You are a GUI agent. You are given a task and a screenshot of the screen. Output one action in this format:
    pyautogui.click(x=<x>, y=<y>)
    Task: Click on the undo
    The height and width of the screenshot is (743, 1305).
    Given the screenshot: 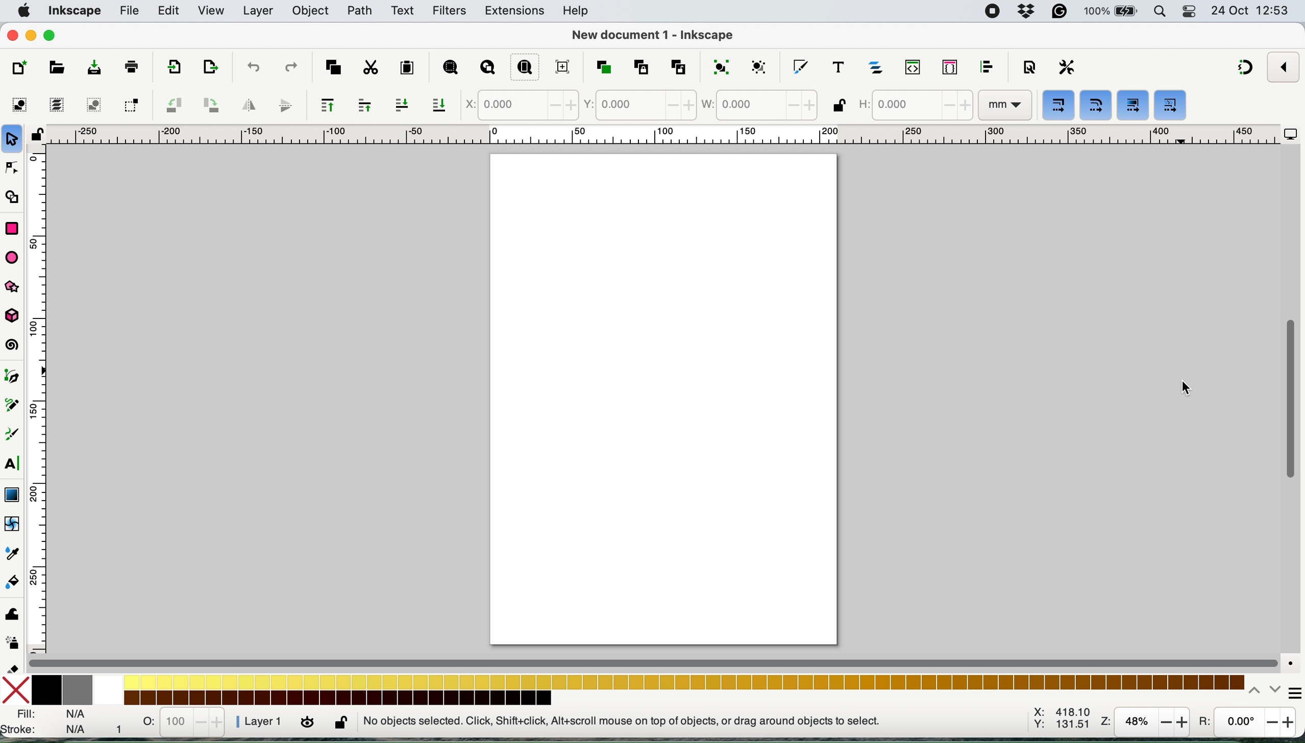 What is the action you would take?
    pyautogui.click(x=253, y=67)
    